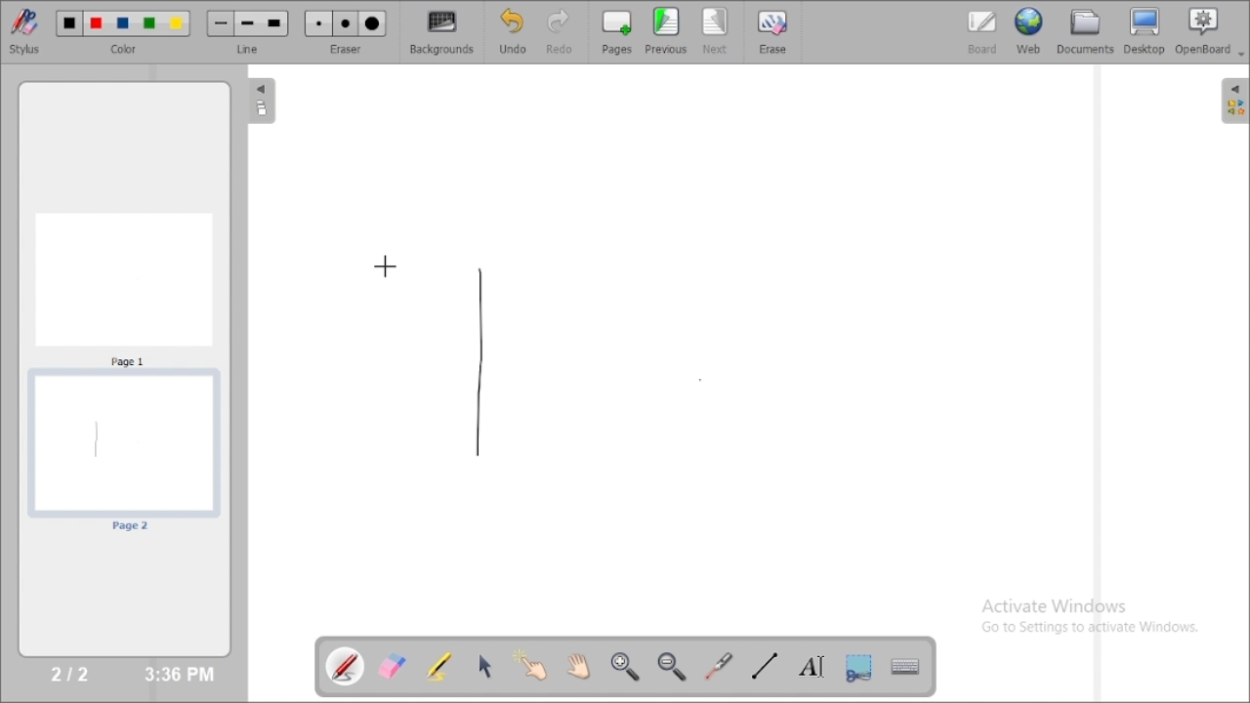  What do you see at coordinates (385, 265) in the screenshot?
I see `cursor` at bounding box center [385, 265].